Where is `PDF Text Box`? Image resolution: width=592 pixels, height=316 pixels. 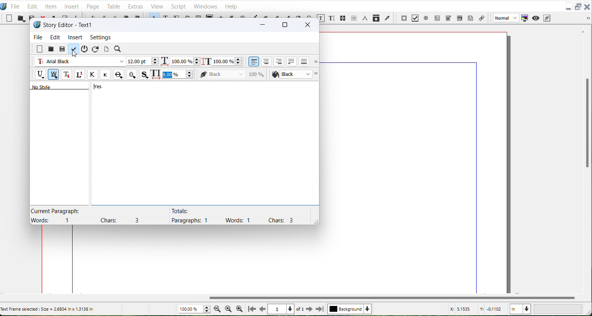 PDF Text Box is located at coordinates (460, 17).